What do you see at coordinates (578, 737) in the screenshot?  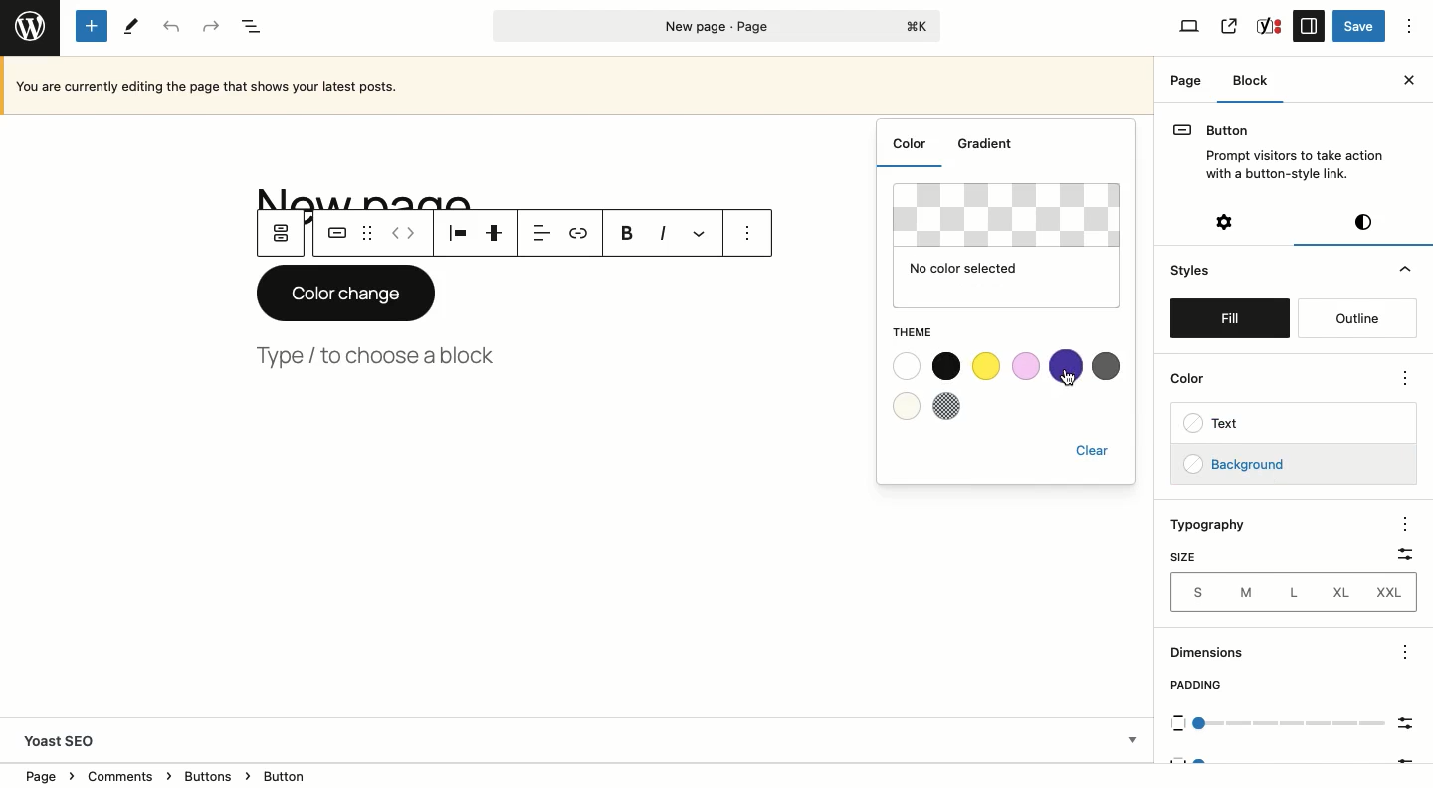 I see `Yoast SEO` at bounding box center [578, 737].